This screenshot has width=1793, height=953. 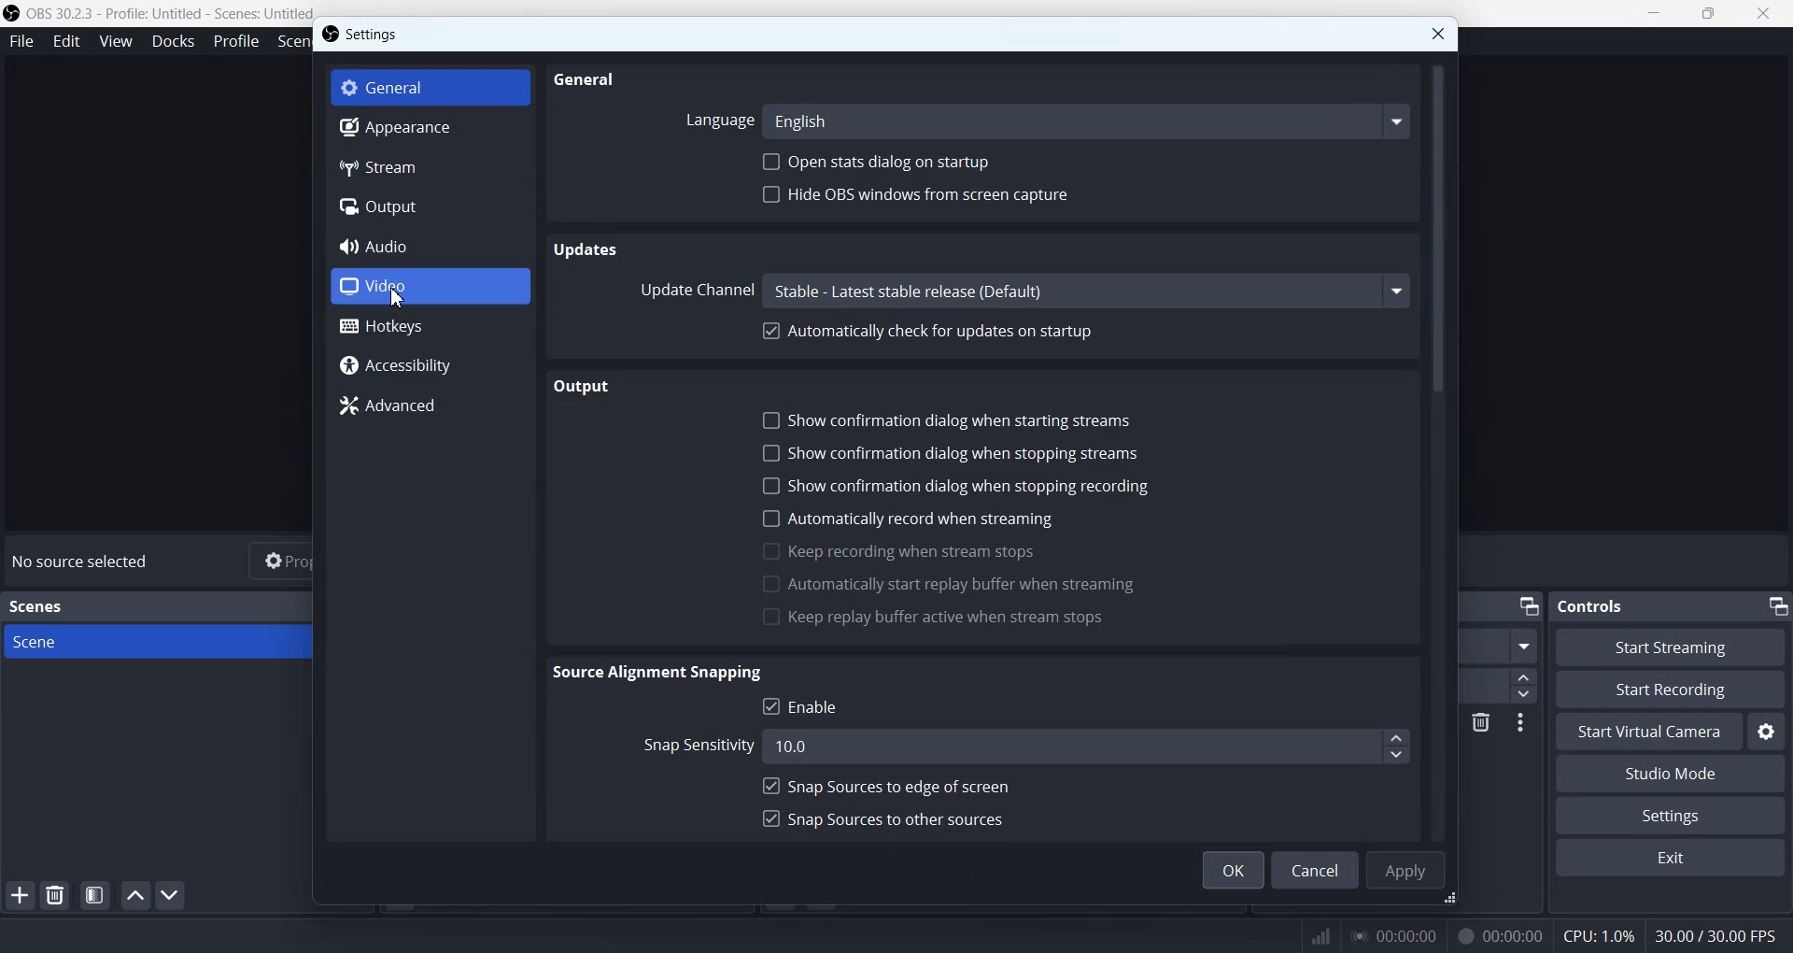 What do you see at coordinates (1669, 774) in the screenshot?
I see `Studio Mode` at bounding box center [1669, 774].